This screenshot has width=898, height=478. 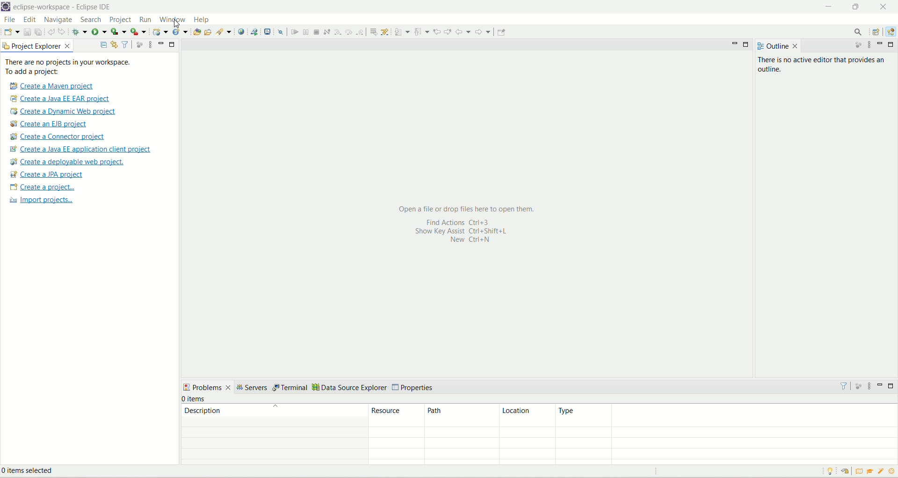 What do you see at coordinates (34, 472) in the screenshot?
I see `0 items selected` at bounding box center [34, 472].